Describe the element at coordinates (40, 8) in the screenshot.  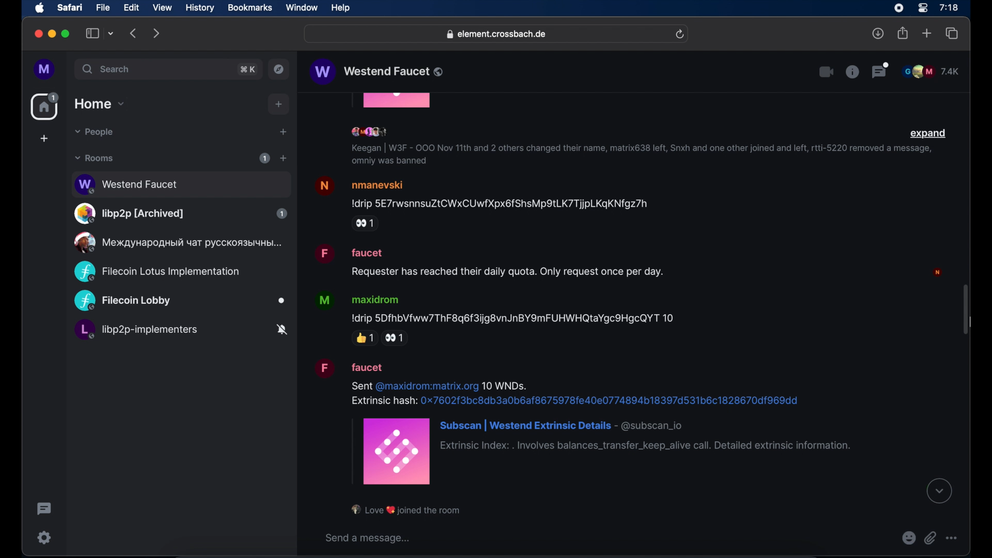
I see `apple icon` at that location.